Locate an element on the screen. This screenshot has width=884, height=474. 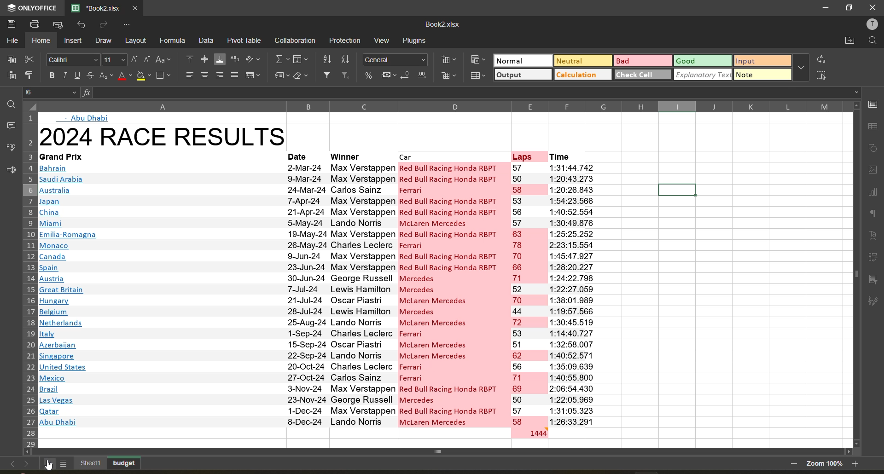
car is located at coordinates (448, 155).